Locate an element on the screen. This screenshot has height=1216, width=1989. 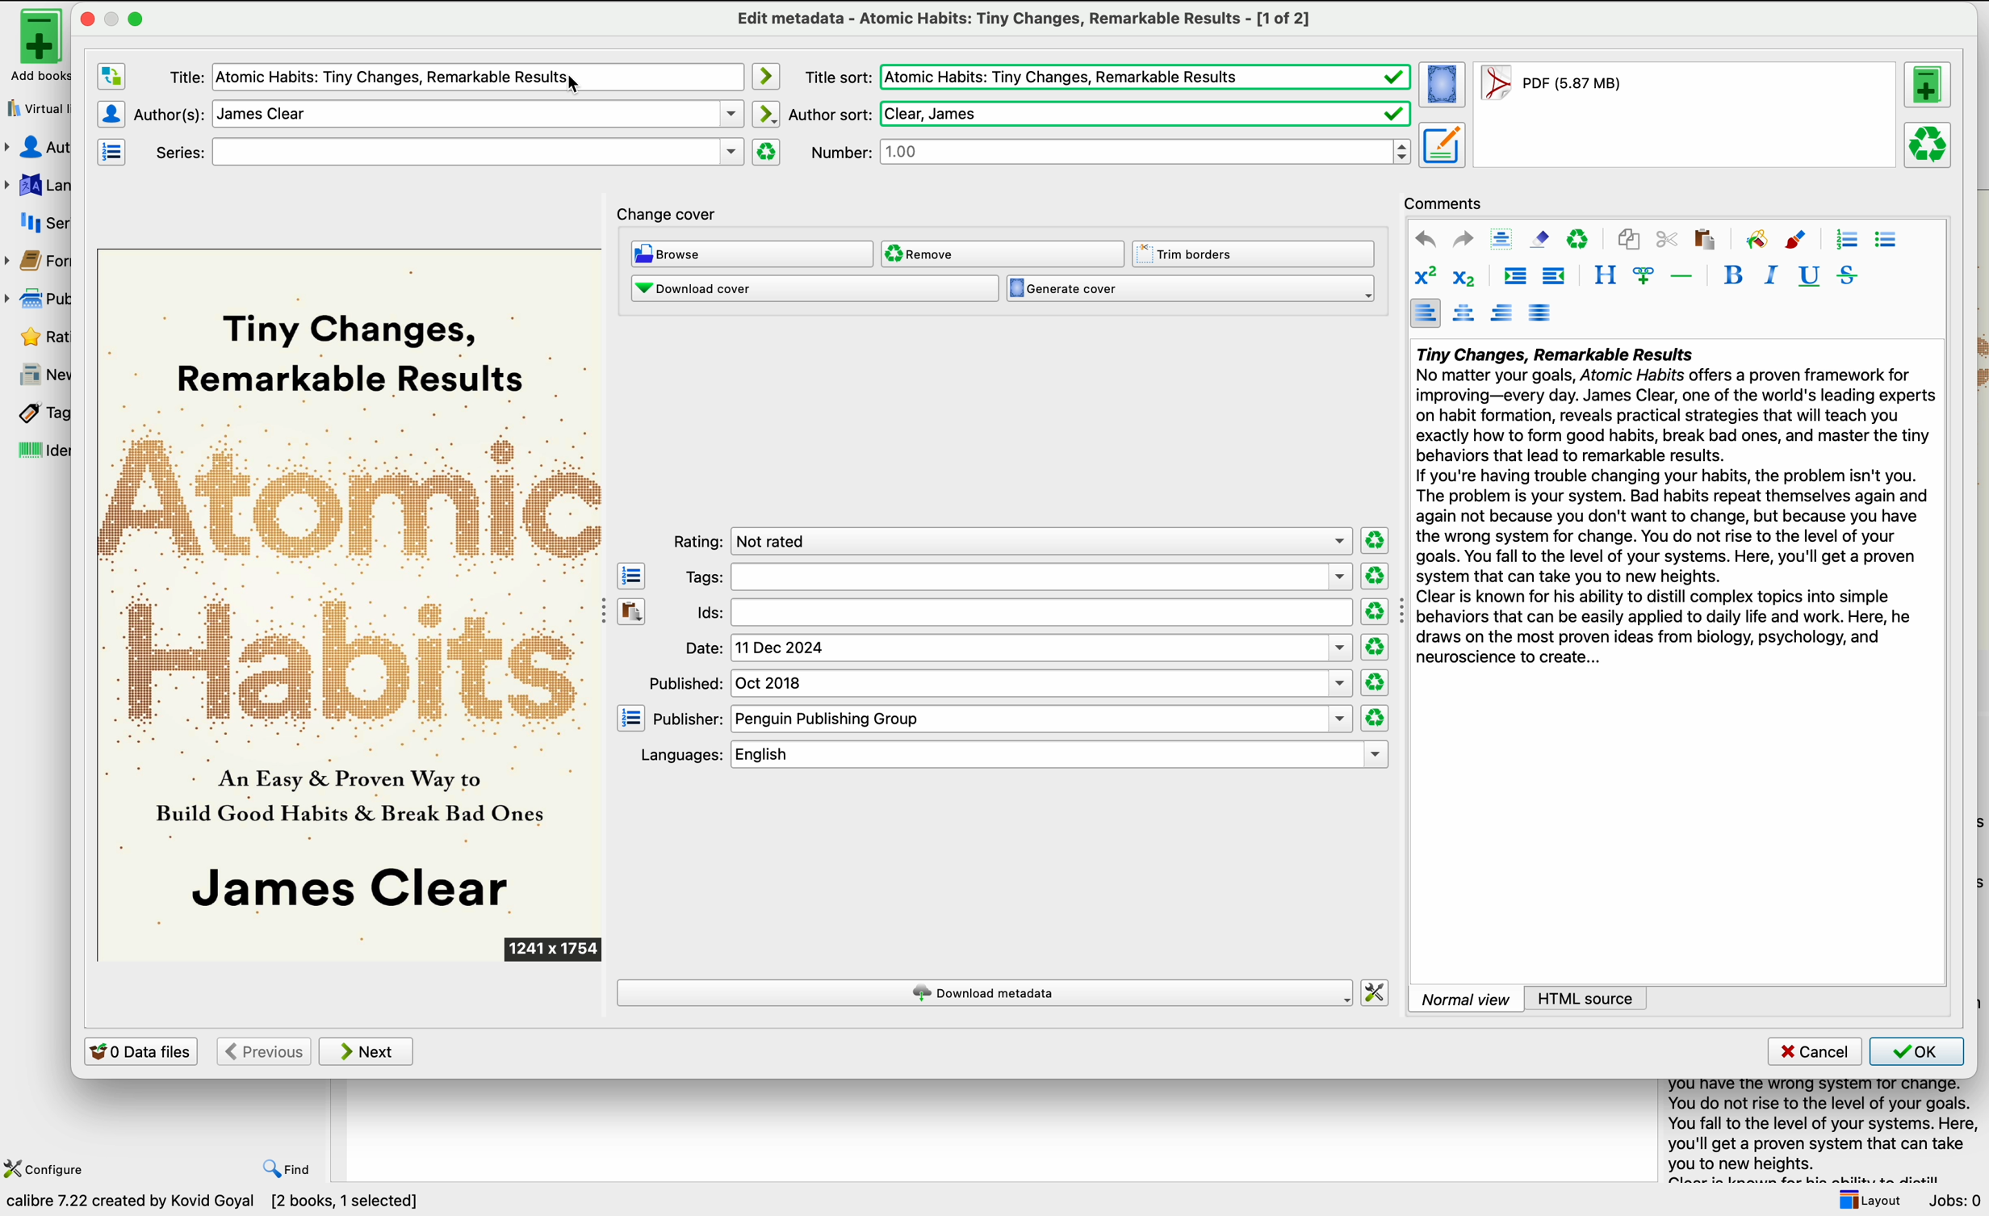
set metadata for the book from the selected format is located at coordinates (1442, 146).